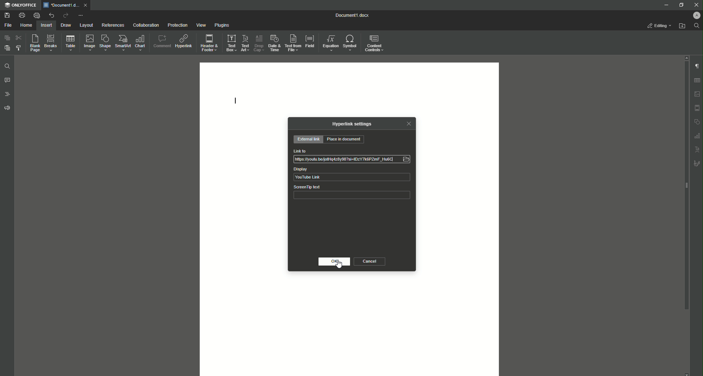  What do you see at coordinates (663, 5) in the screenshot?
I see `Minimize` at bounding box center [663, 5].